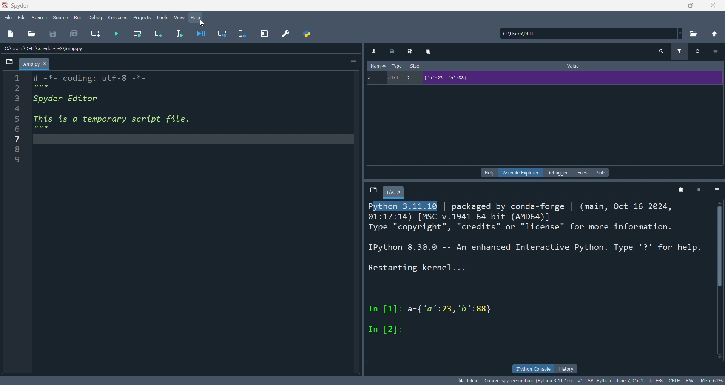 The image size is (725, 385). Describe the element at coordinates (308, 33) in the screenshot. I see `python path manager` at that location.